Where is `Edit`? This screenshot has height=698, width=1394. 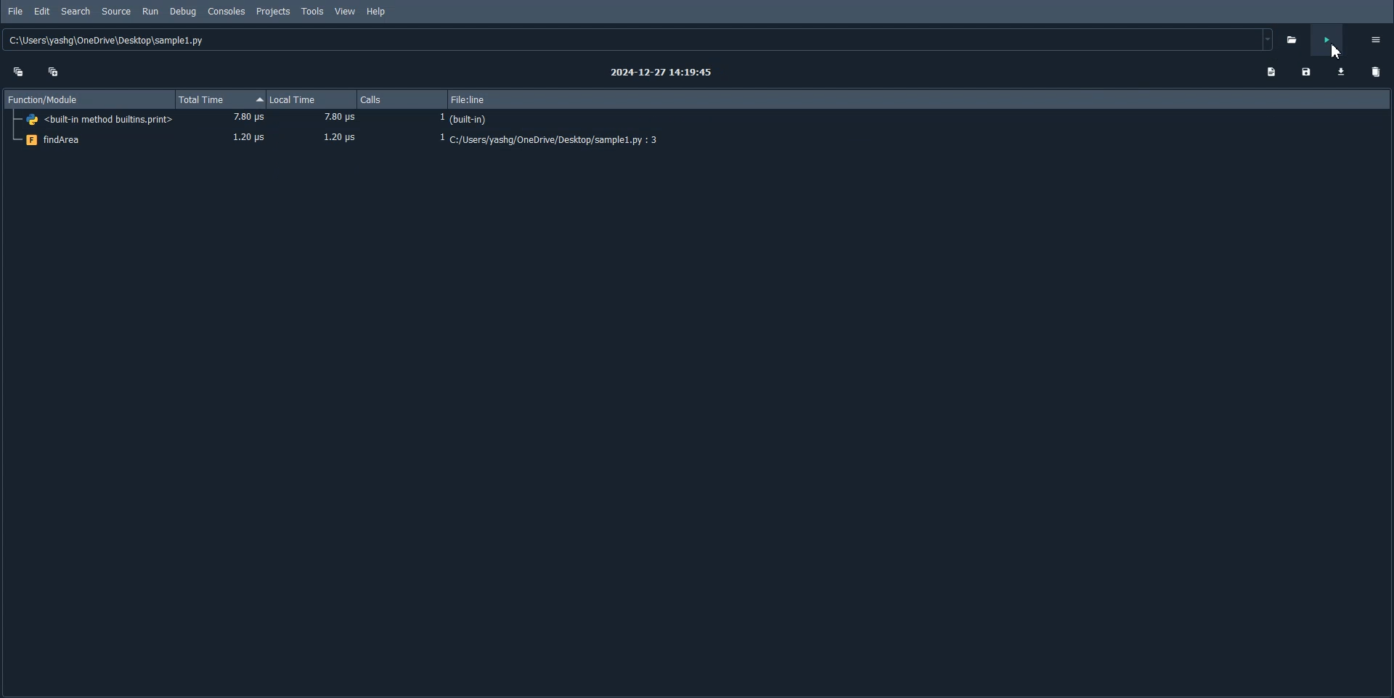 Edit is located at coordinates (42, 12).